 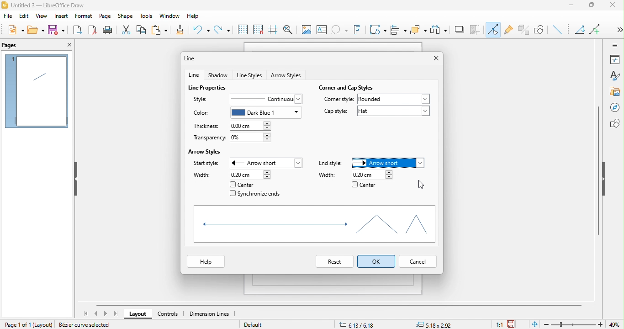 What do you see at coordinates (288, 28) in the screenshot?
I see `zoom and pan` at bounding box center [288, 28].